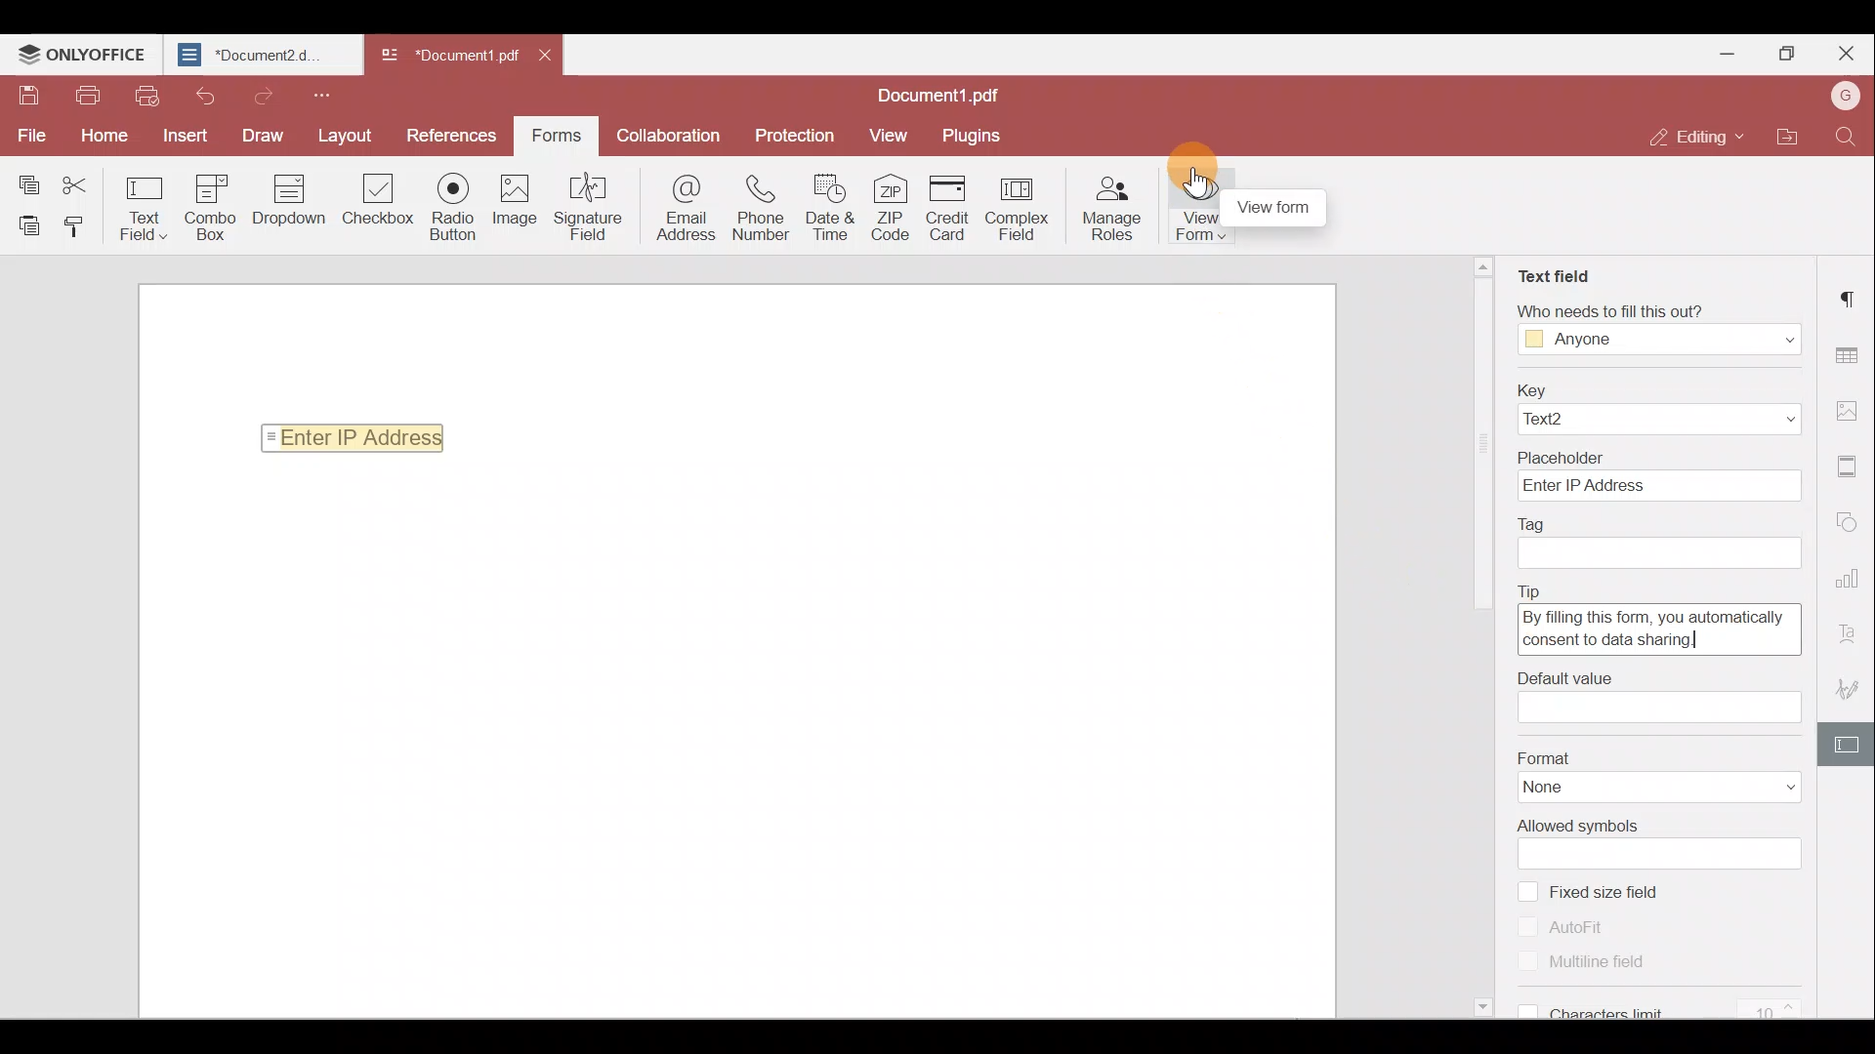 The height and width of the screenshot is (1054, 1875). I want to click on Document1.pdf, so click(949, 92).